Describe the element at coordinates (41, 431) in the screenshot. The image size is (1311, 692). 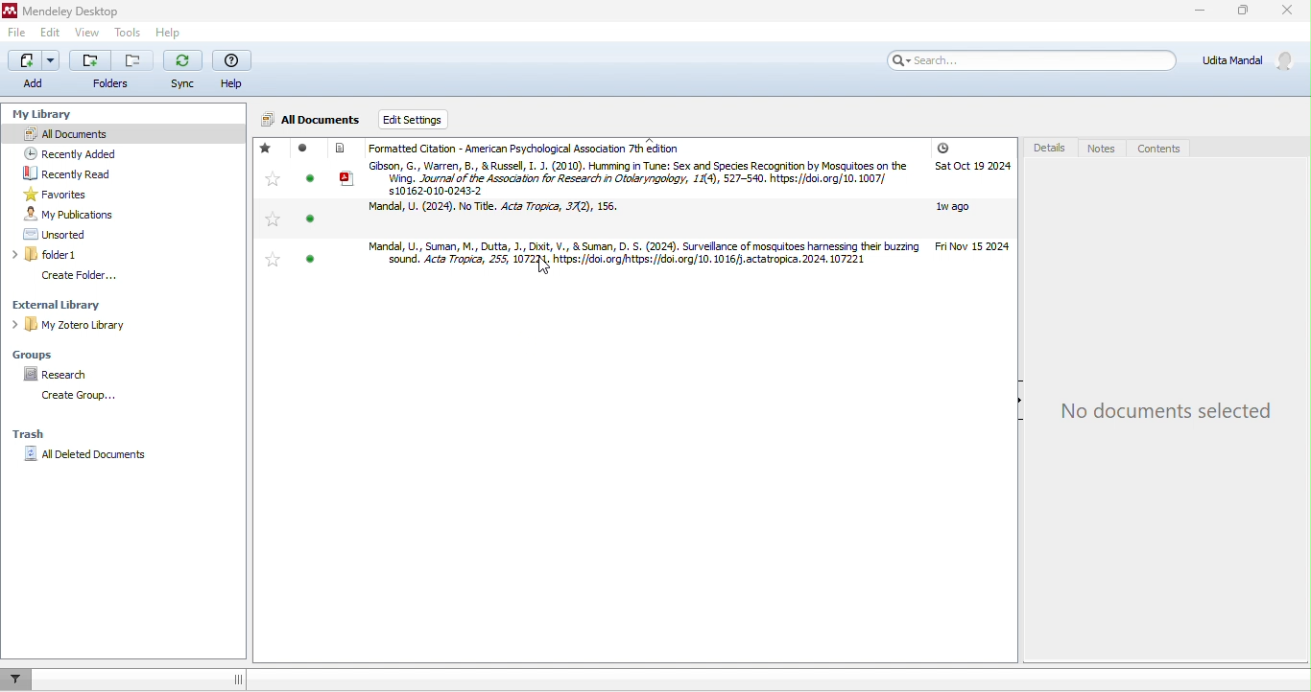
I see `trash` at that location.